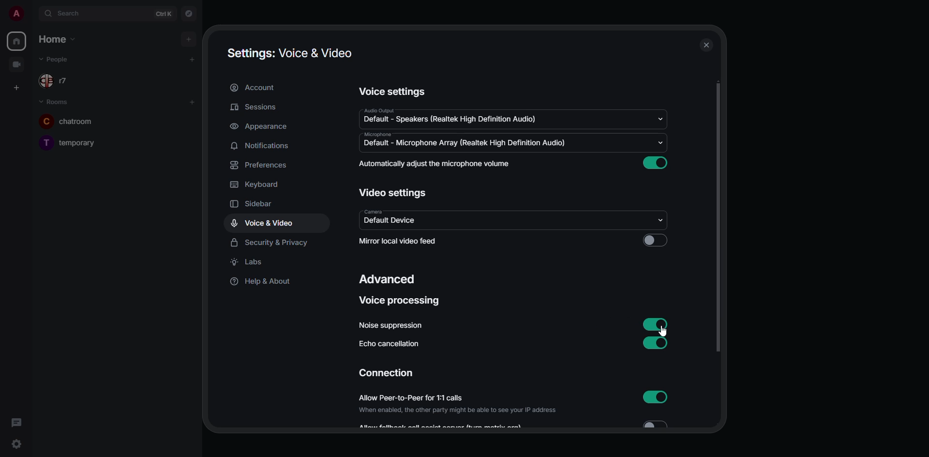  What do you see at coordinates (192, 60) in the screenshot?
I see `add` at bounding box center [192, 60].